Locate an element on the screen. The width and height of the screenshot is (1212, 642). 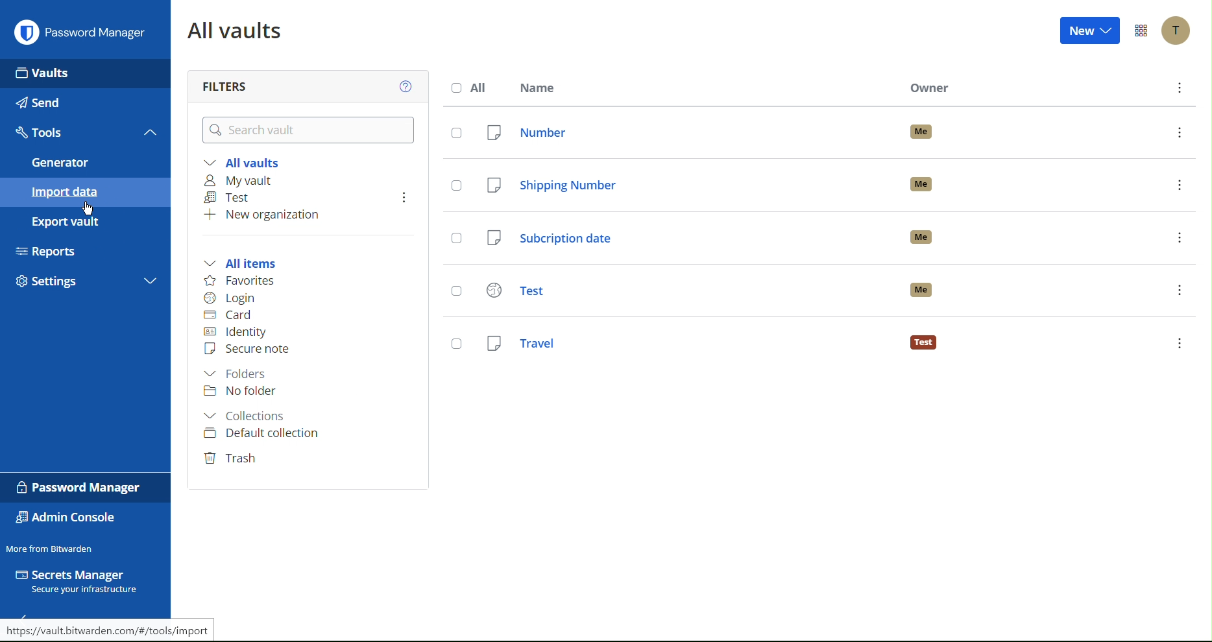
number is located at coordinates (683, 133).